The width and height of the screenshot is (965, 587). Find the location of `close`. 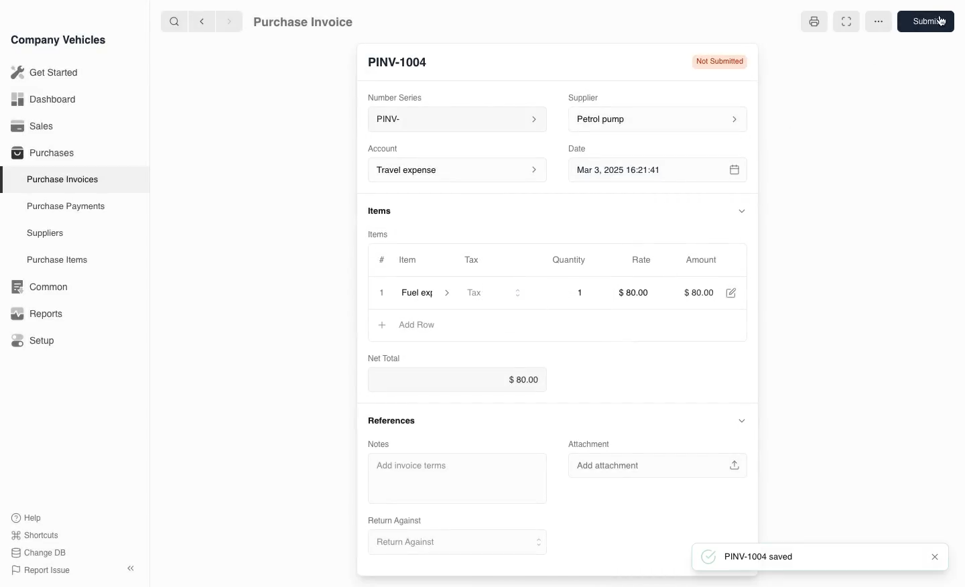

close is located at coordinates (931, 557).